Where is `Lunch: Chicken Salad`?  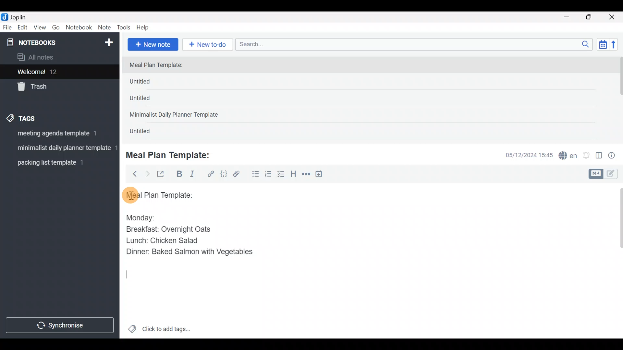 Lunch: Chicken Salad is located at coordinates (161, 240).